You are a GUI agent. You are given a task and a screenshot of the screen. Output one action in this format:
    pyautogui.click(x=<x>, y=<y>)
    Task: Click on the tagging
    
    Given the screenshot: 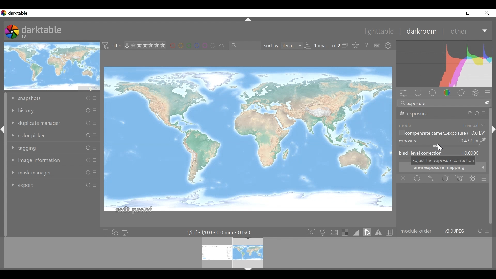 What is the action you would take?
    pyautogui.click(x=28, y=148)
    